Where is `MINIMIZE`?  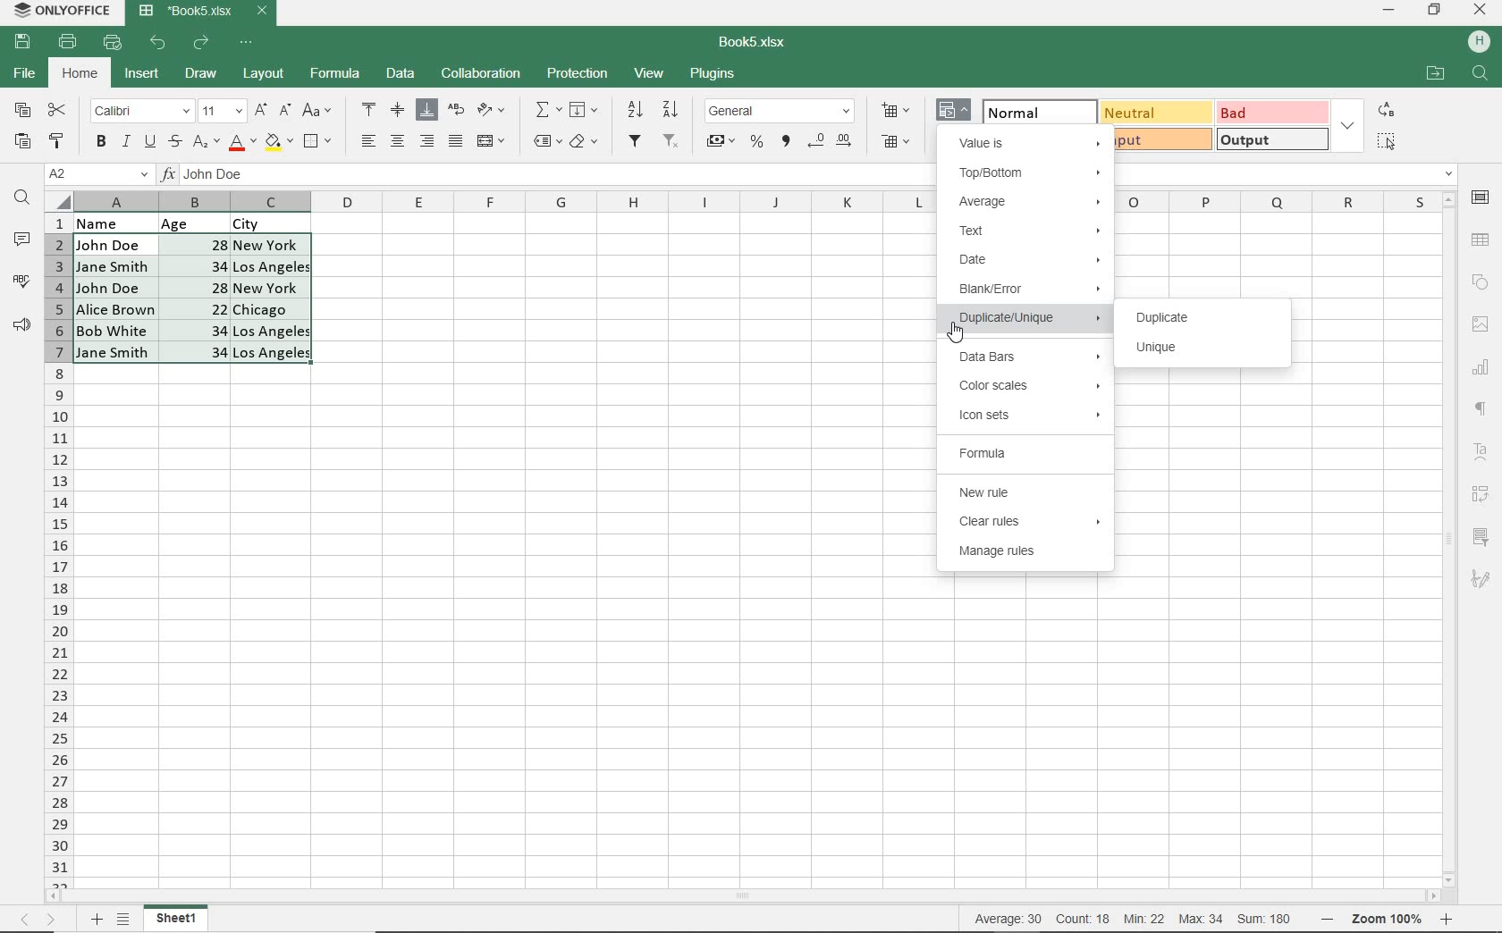
MINIMIZE is located at coordinates (1390, 11).